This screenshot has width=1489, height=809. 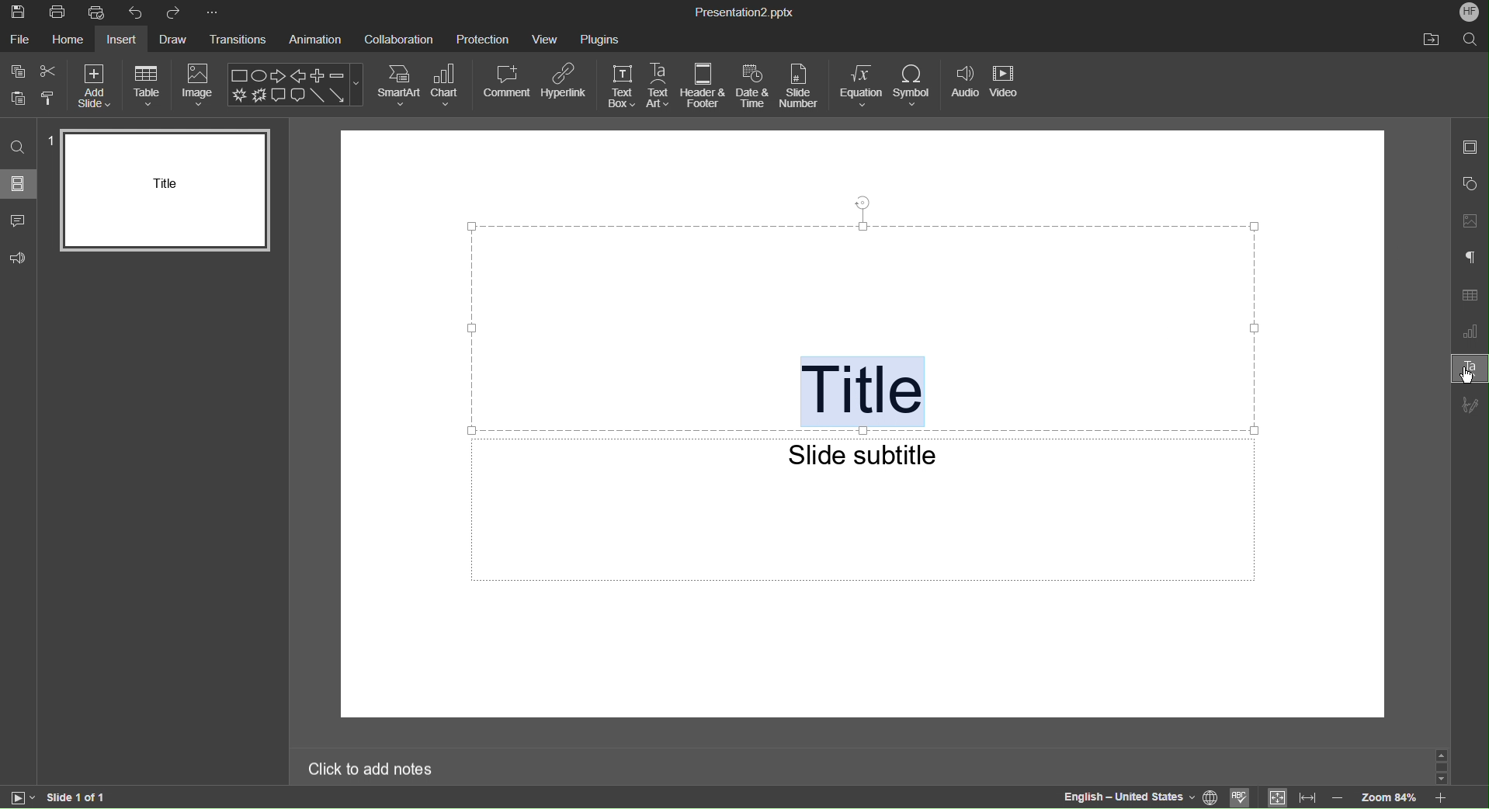 I want to click on Video, so click(x=1008, y=85).